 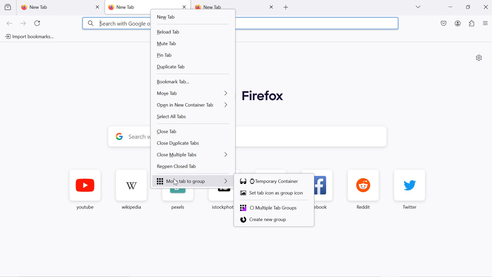 I want to click on new tab, so click(x=229, y=5).